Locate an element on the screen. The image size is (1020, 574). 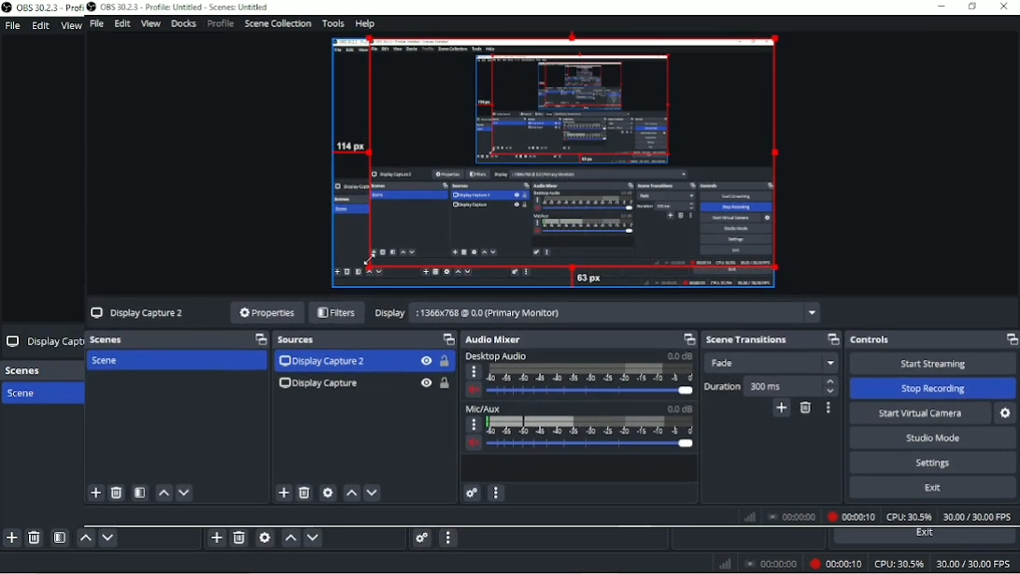
Mic/Aux is located at coordinates (485, 409).